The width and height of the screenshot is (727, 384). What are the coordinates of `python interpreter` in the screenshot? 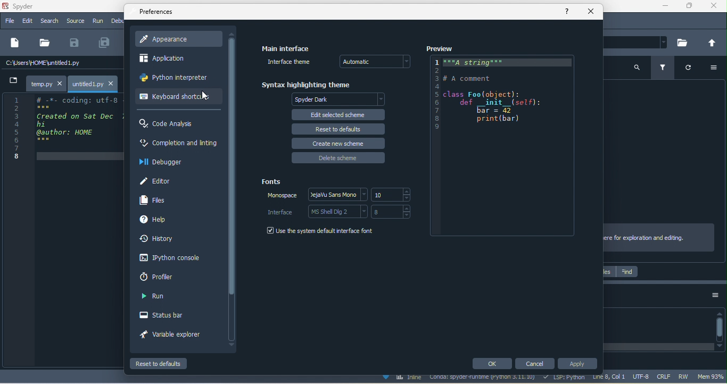 It's located at (175, 77).